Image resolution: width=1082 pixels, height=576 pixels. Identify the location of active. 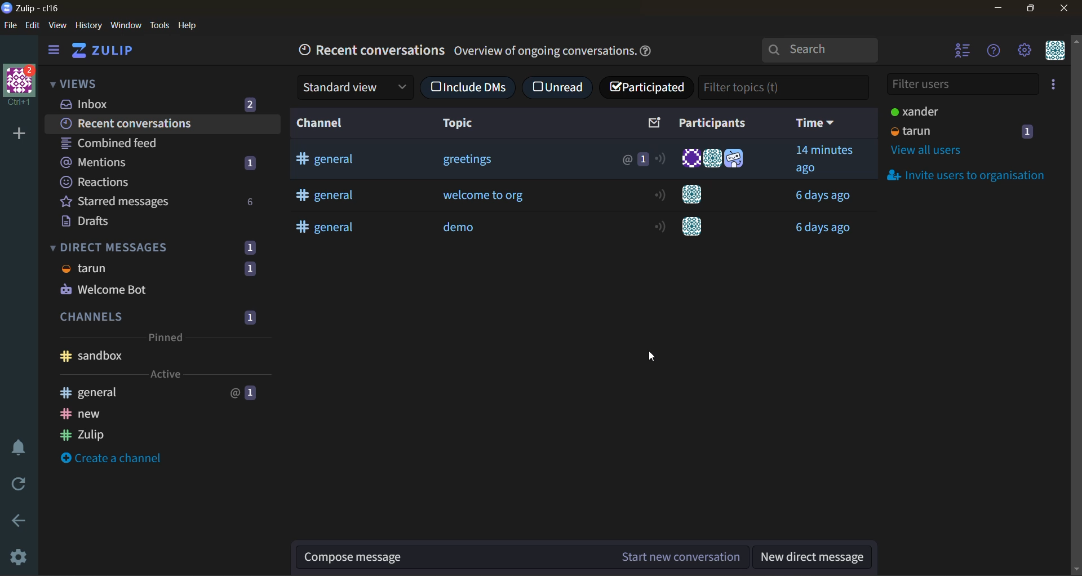
(165, 375).